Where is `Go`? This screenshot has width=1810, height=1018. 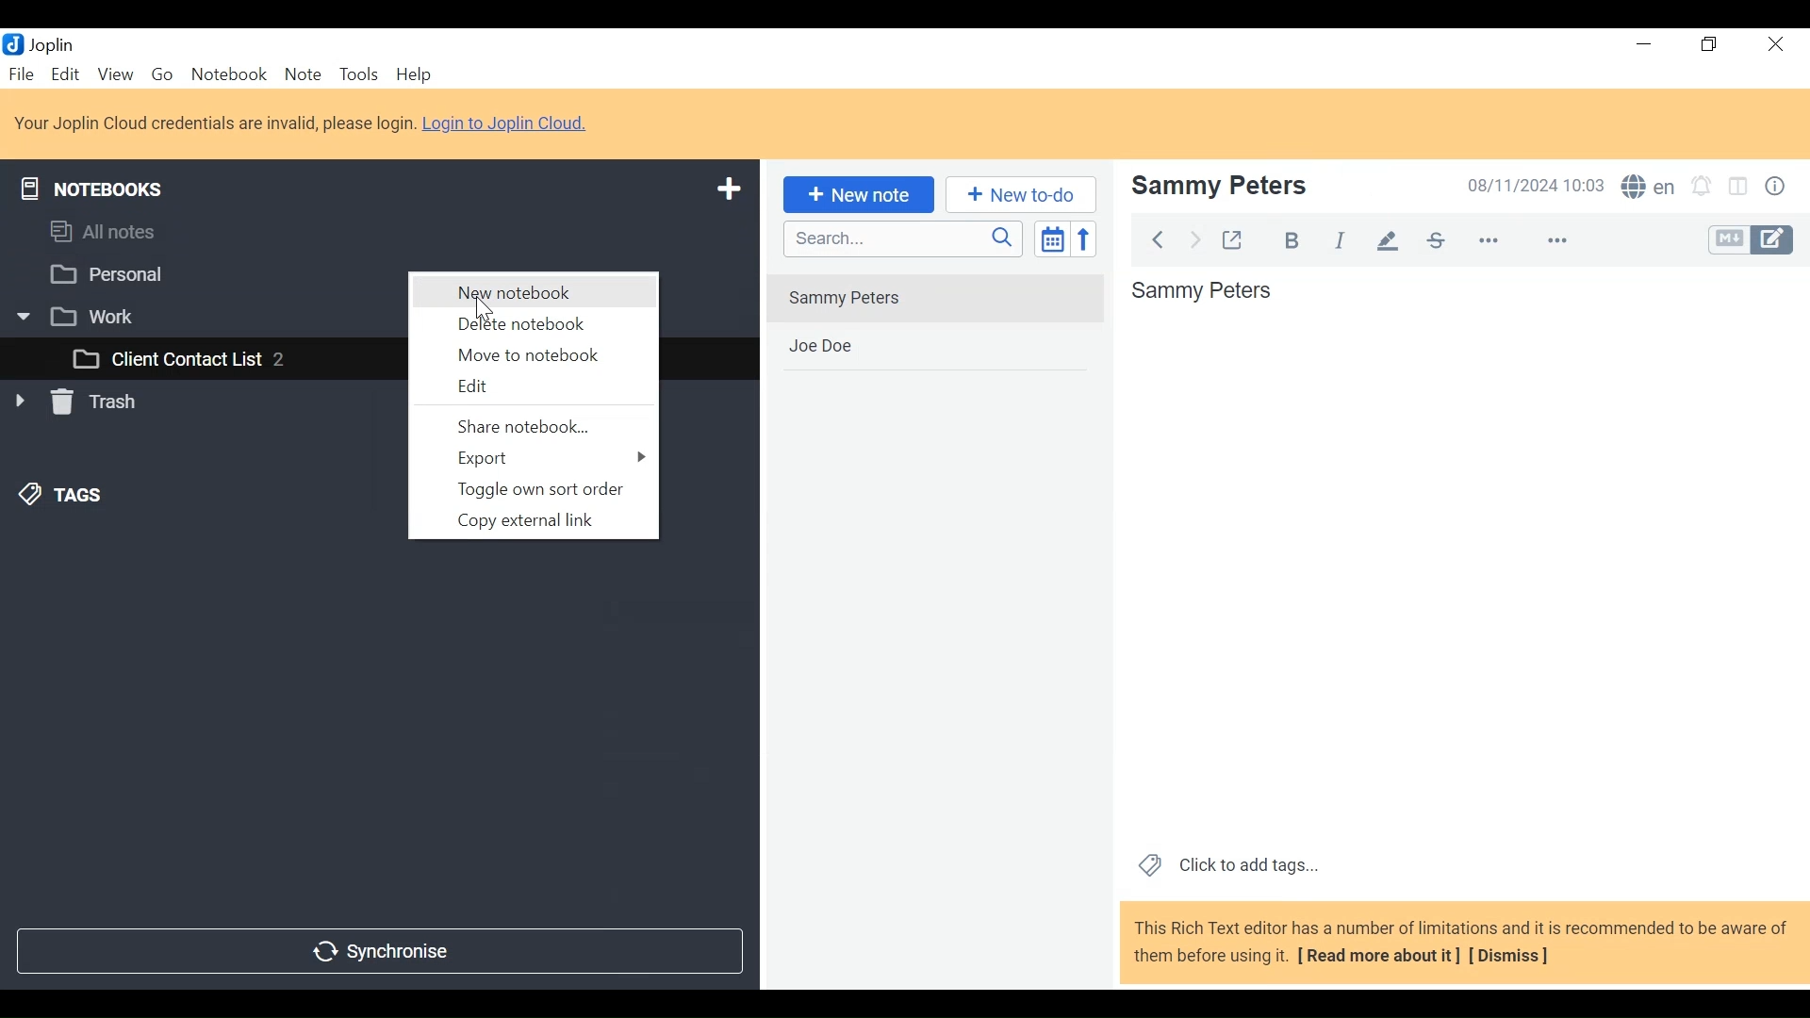 Go is located at coordinates (159, 75).